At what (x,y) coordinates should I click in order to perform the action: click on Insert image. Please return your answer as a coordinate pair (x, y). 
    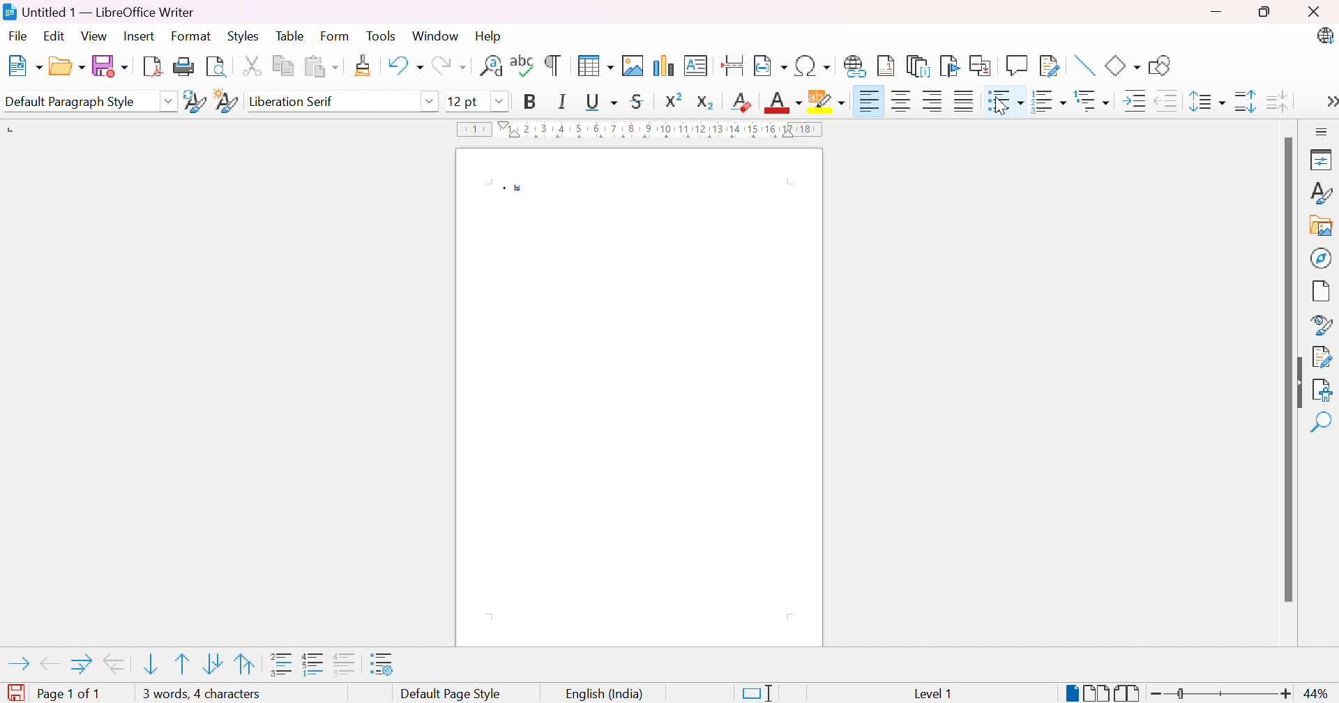
    Looking at the image, I should click on (634, 66).